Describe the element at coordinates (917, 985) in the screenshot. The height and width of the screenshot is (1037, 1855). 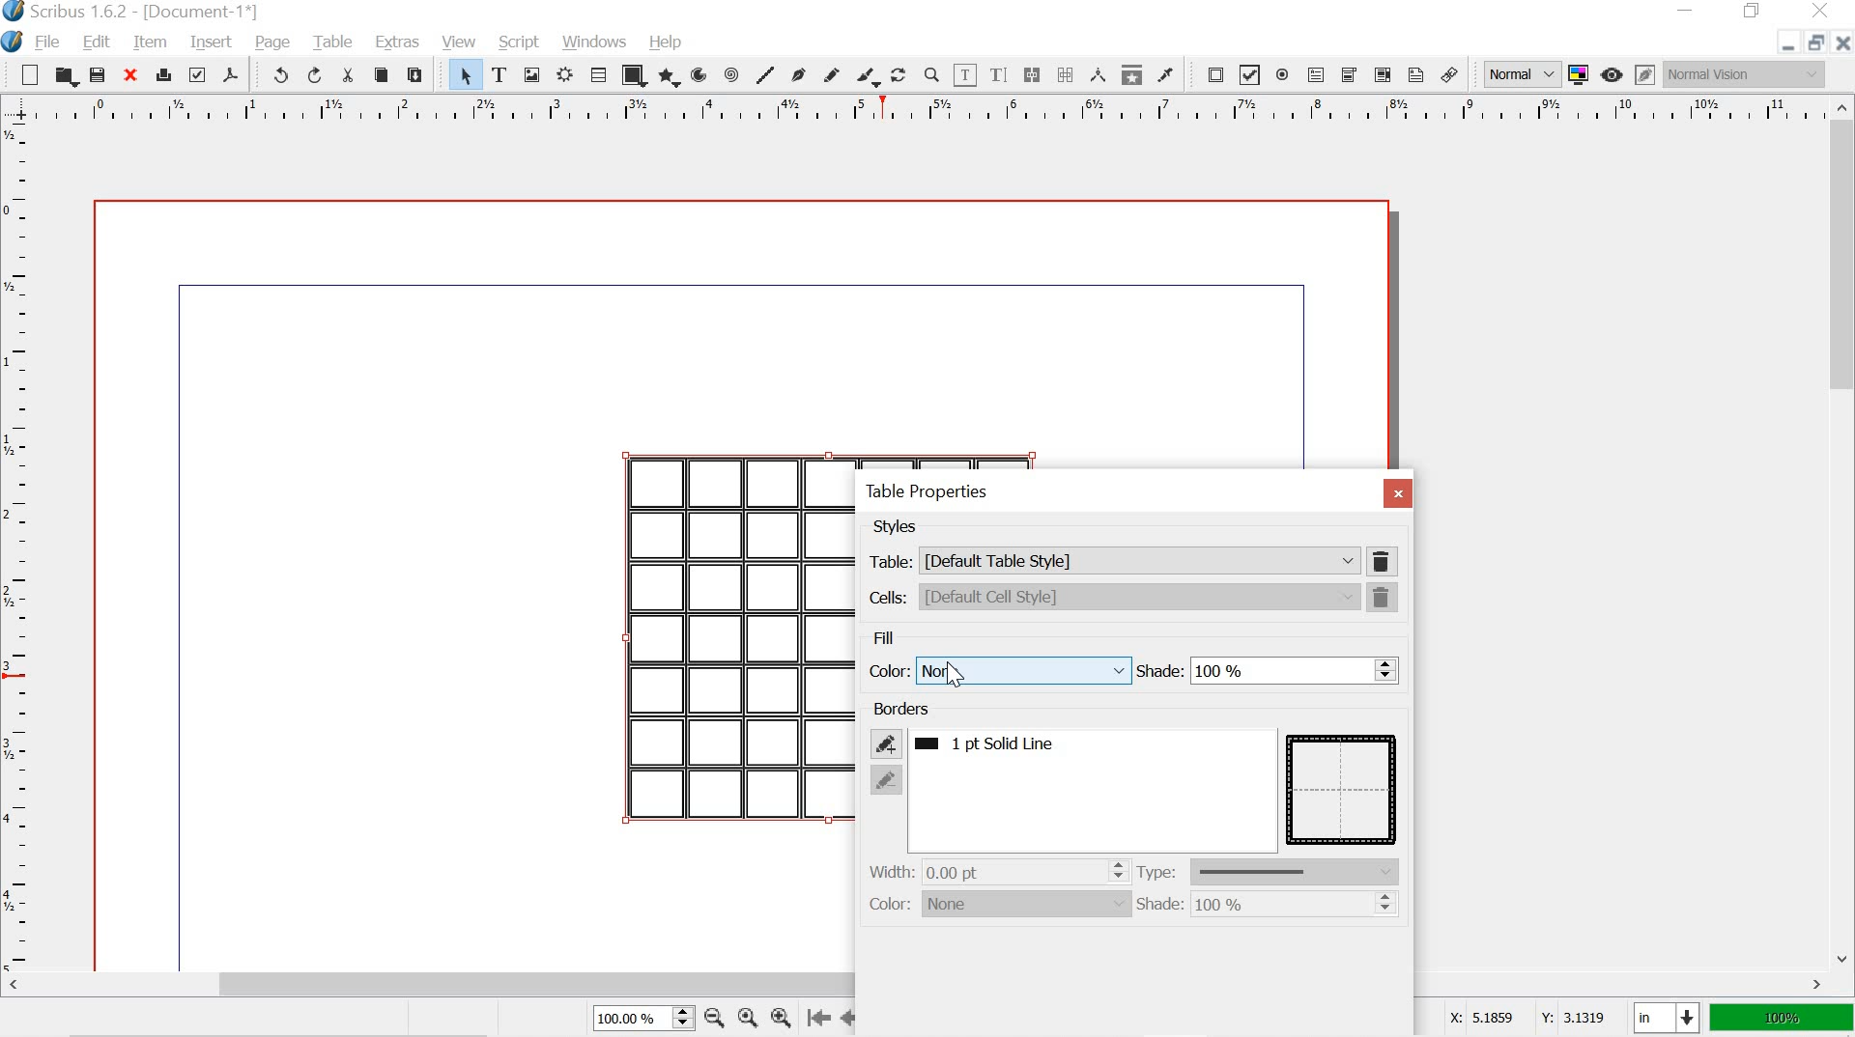
I see `scrollbar` at that location.